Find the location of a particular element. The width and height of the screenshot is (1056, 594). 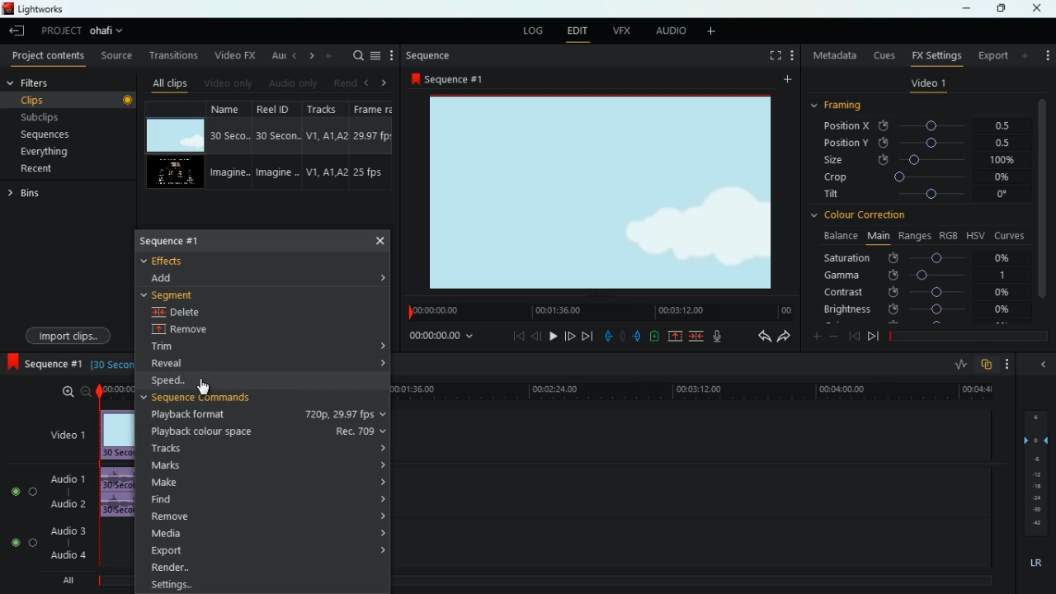

sequence is located at coordinates (42, 362).